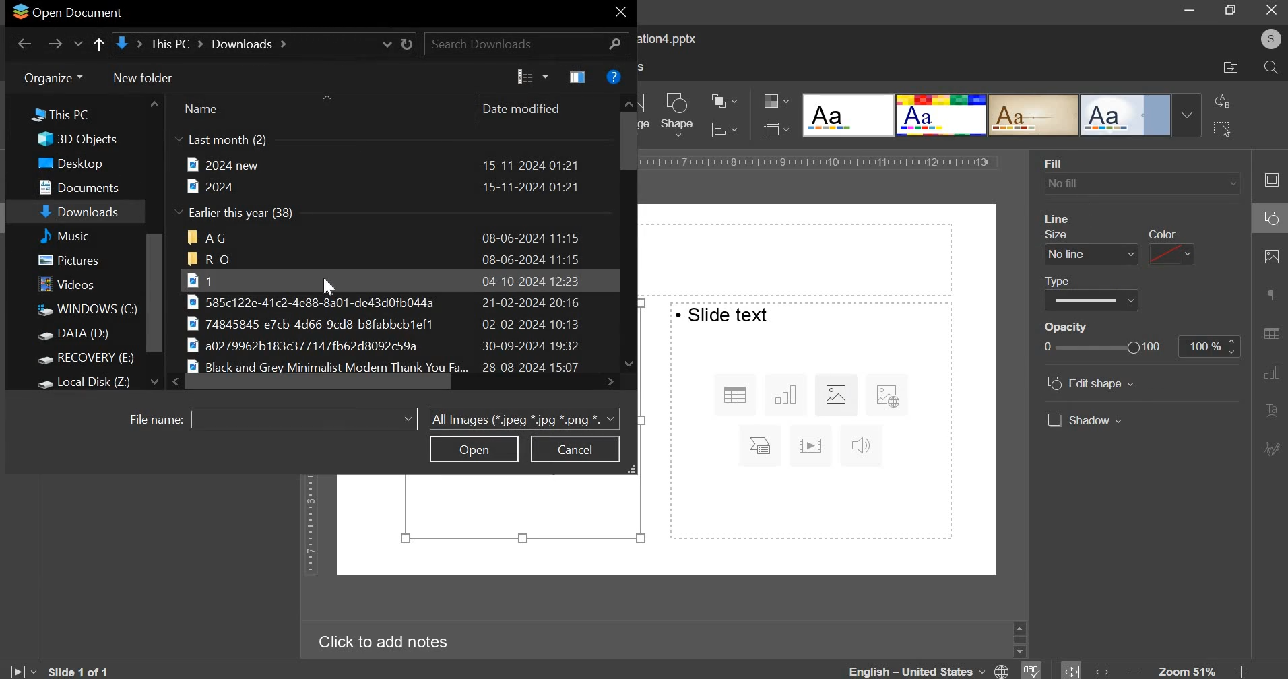  I want to click on click to add notes, so click(377, 643).